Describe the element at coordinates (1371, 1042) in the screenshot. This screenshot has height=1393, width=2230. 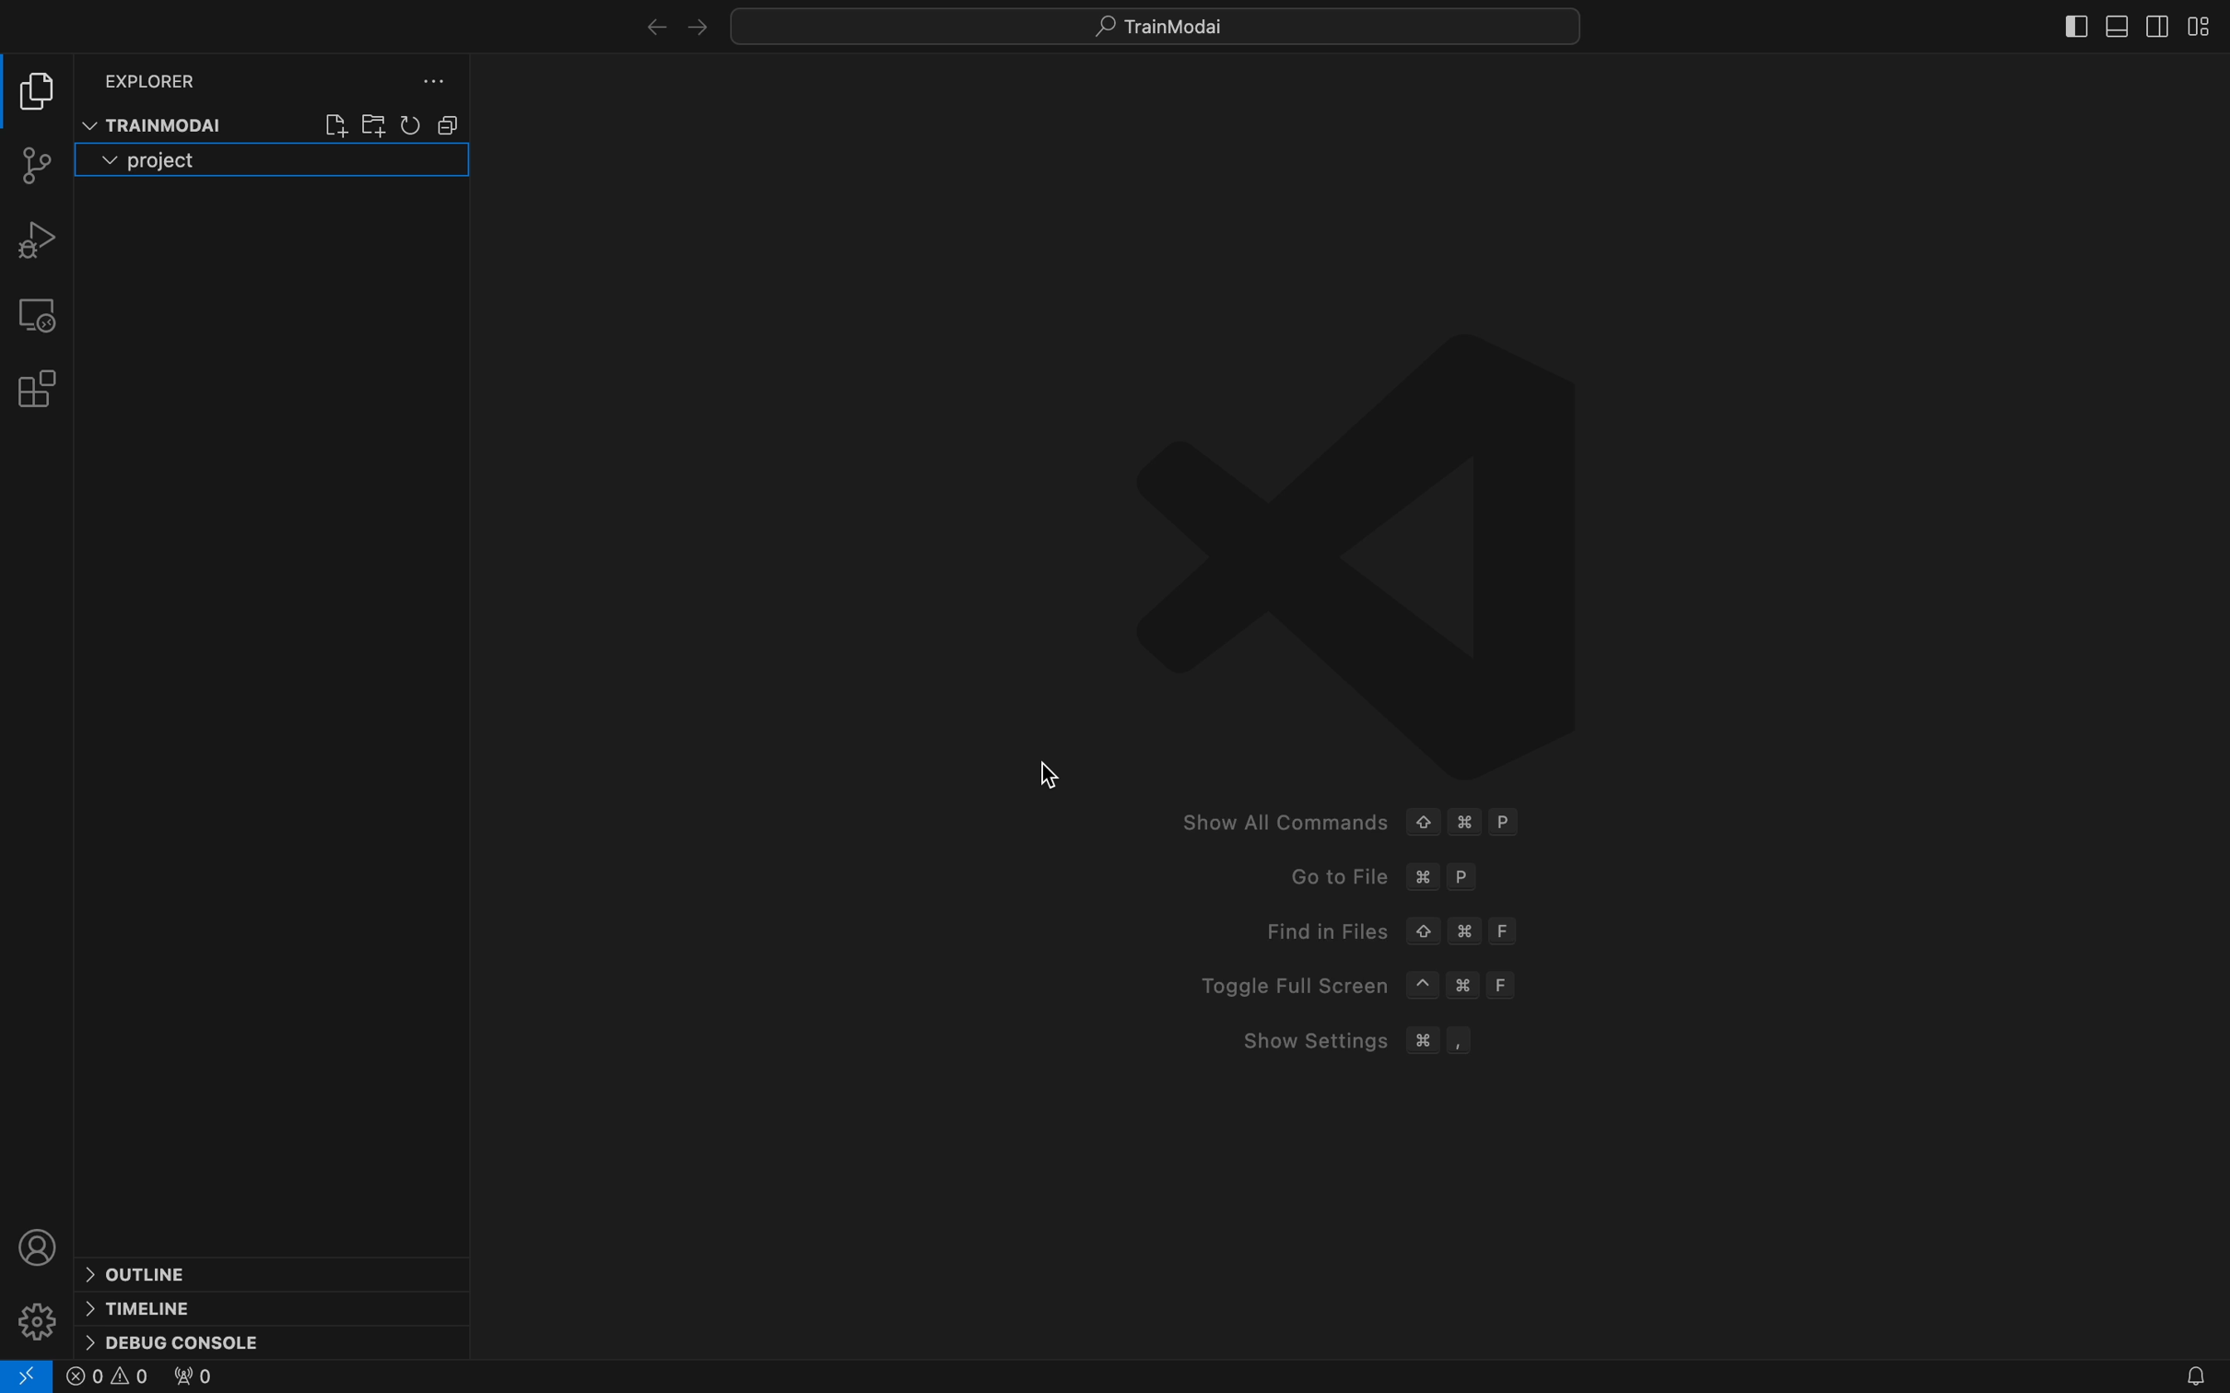
I see `Show settings` at that location.